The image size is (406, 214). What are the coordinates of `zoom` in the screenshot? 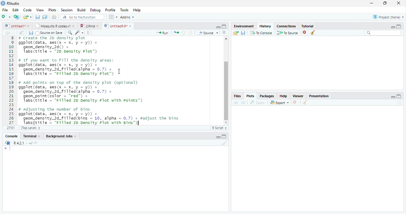 It's located at (258, 103).